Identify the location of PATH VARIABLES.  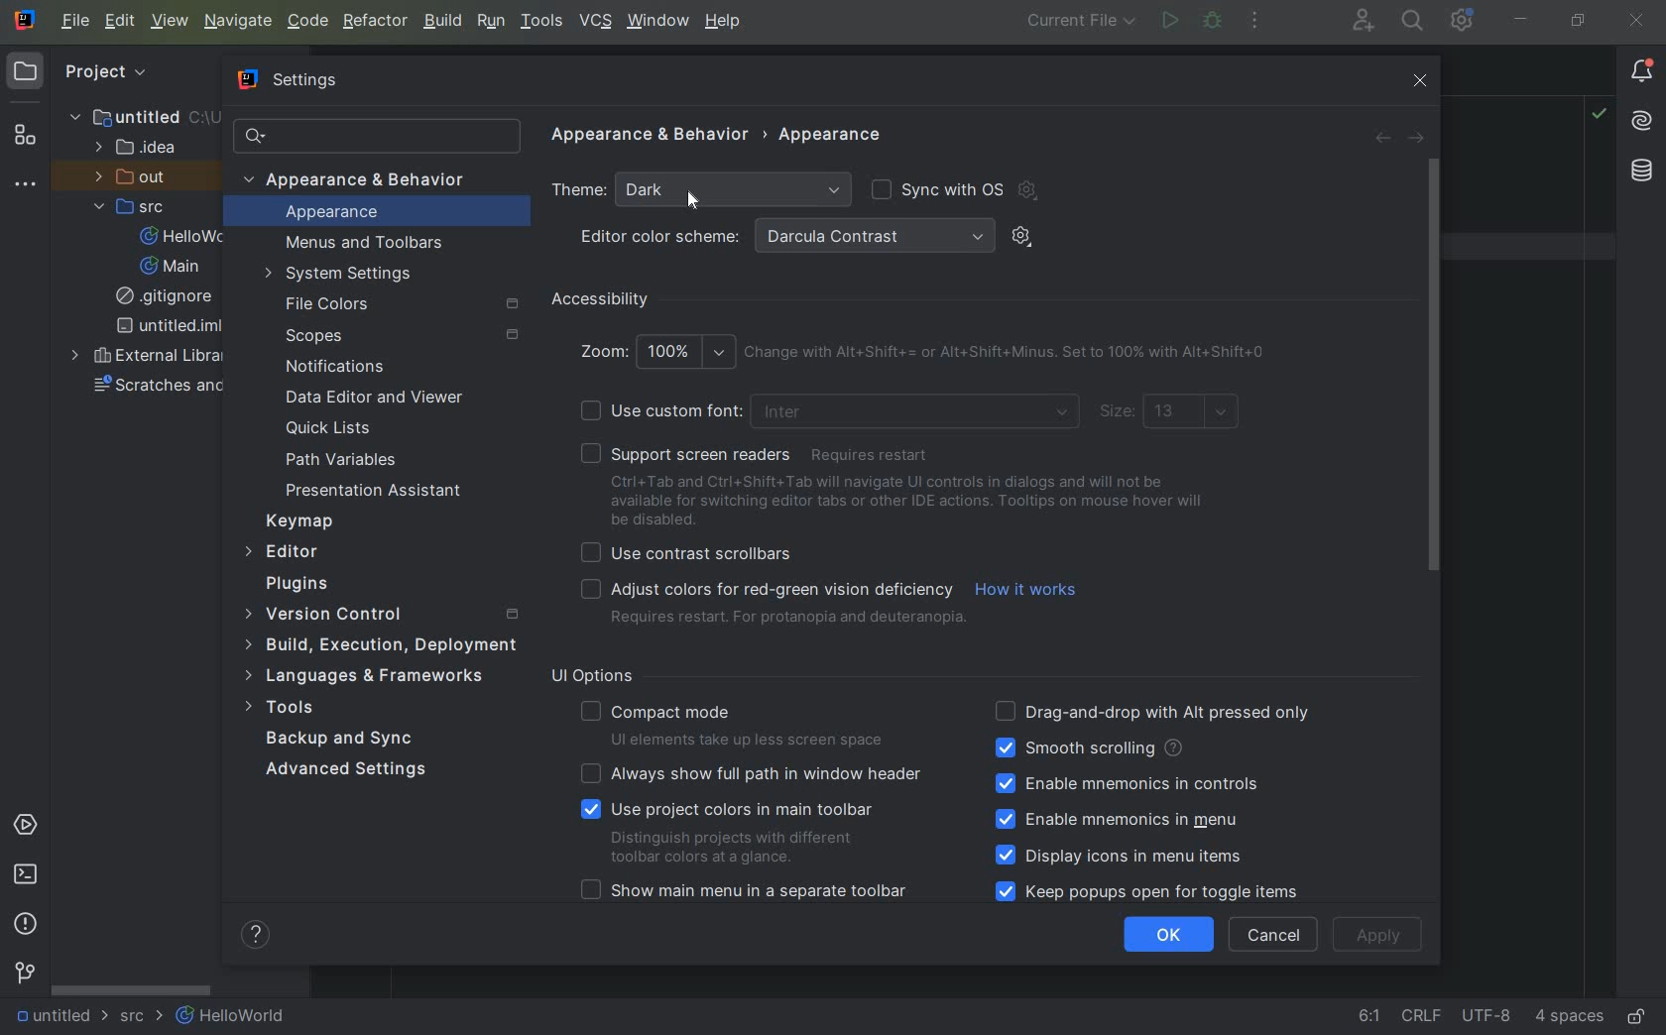
(342, 460).